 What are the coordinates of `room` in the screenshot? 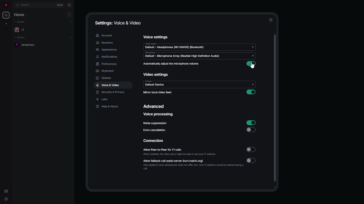 It's located at (26, 45).